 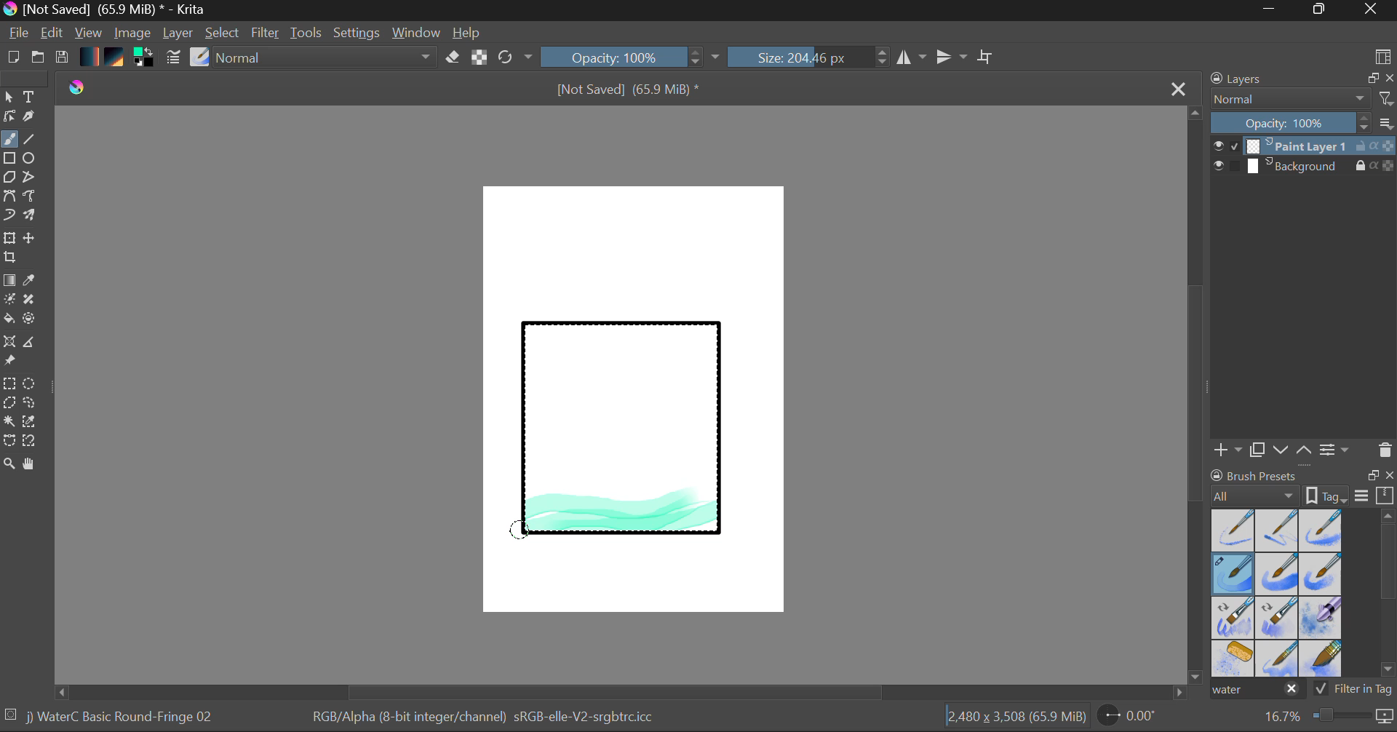 What do you see at coordinates (33, 422) in the screenshot?
I see `Similar Color Selector` at bounding box center [33, 422].